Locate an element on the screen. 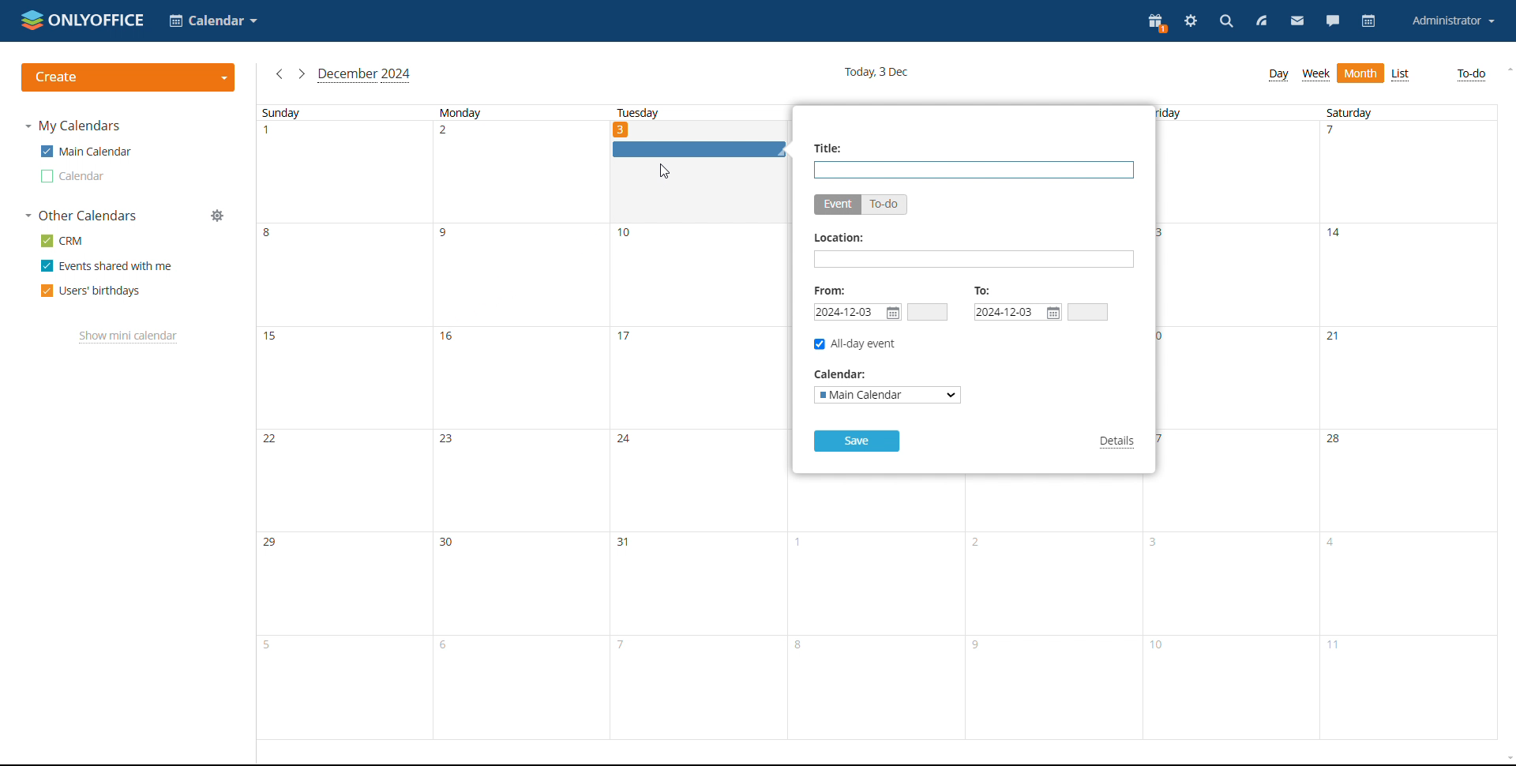  title: is located at coordinates (832, 147).